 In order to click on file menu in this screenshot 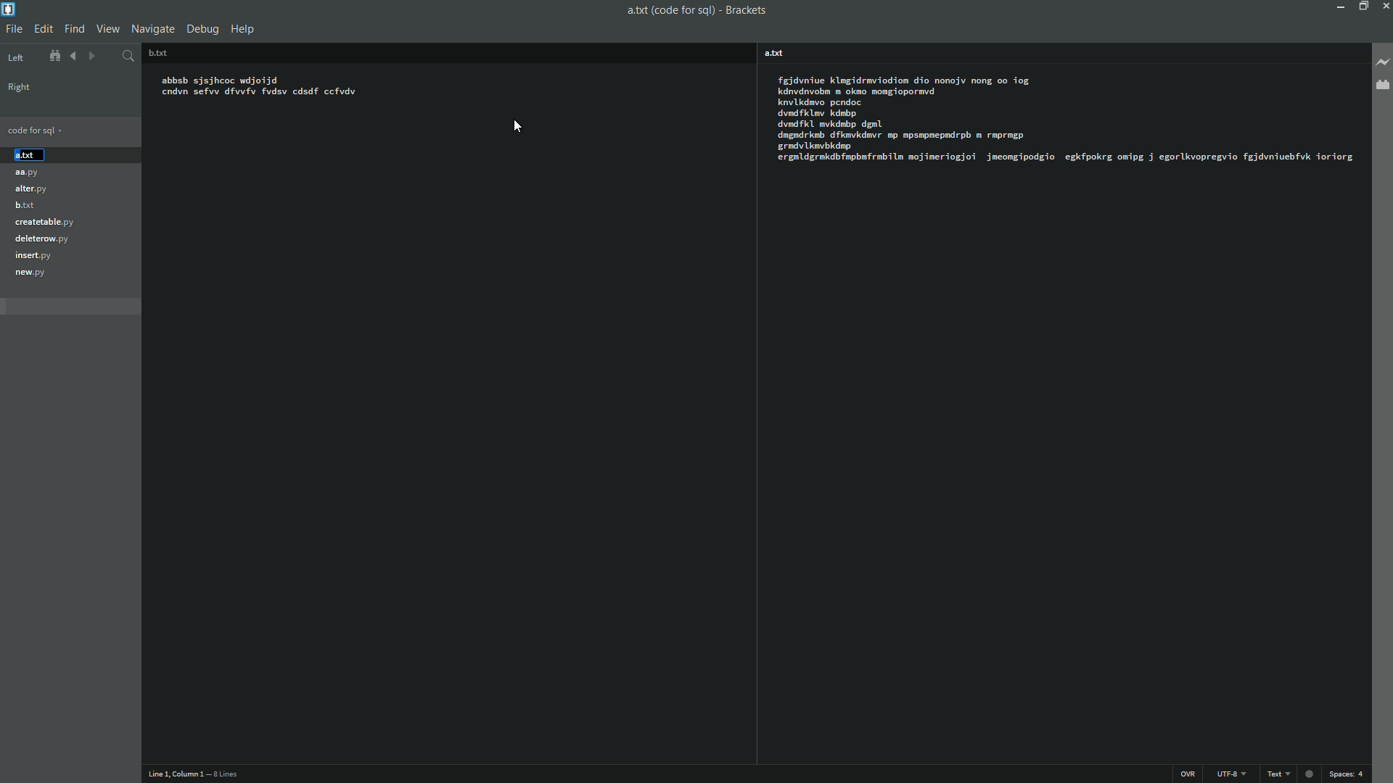, I will do `click(14, 30)`.